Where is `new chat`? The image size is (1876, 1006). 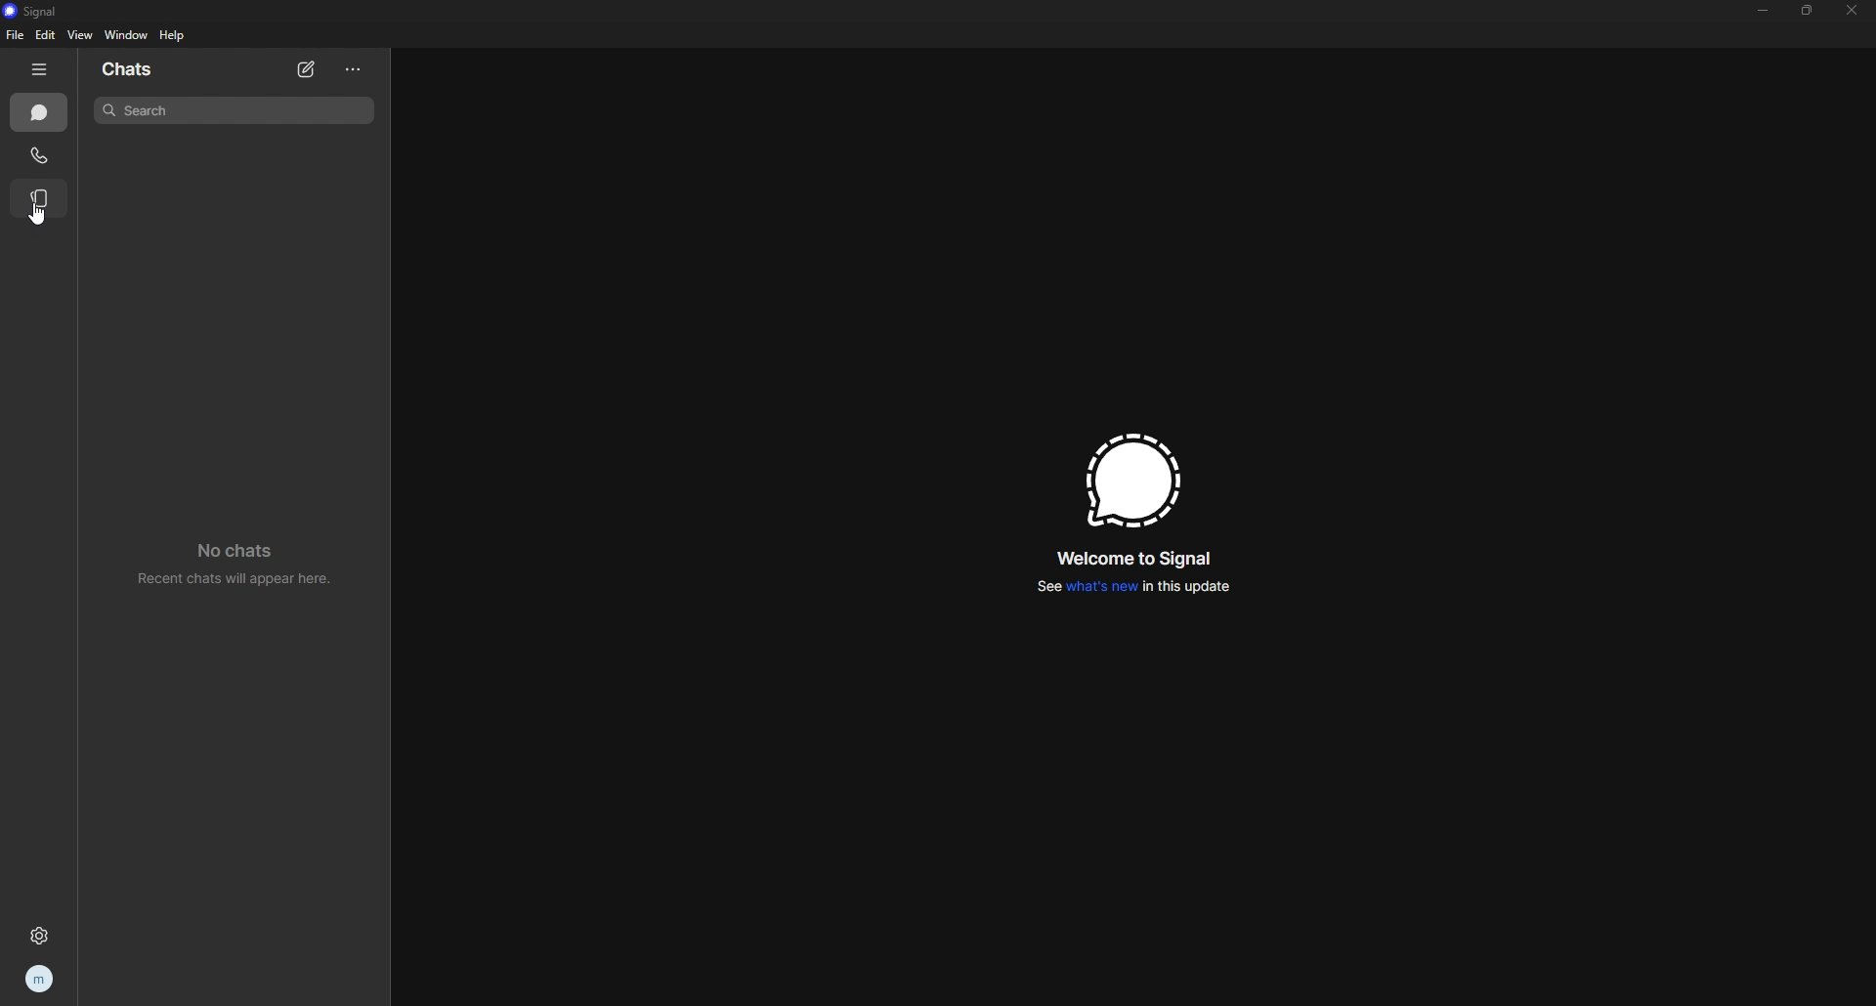 new chat is located at coordinates (308, 70).